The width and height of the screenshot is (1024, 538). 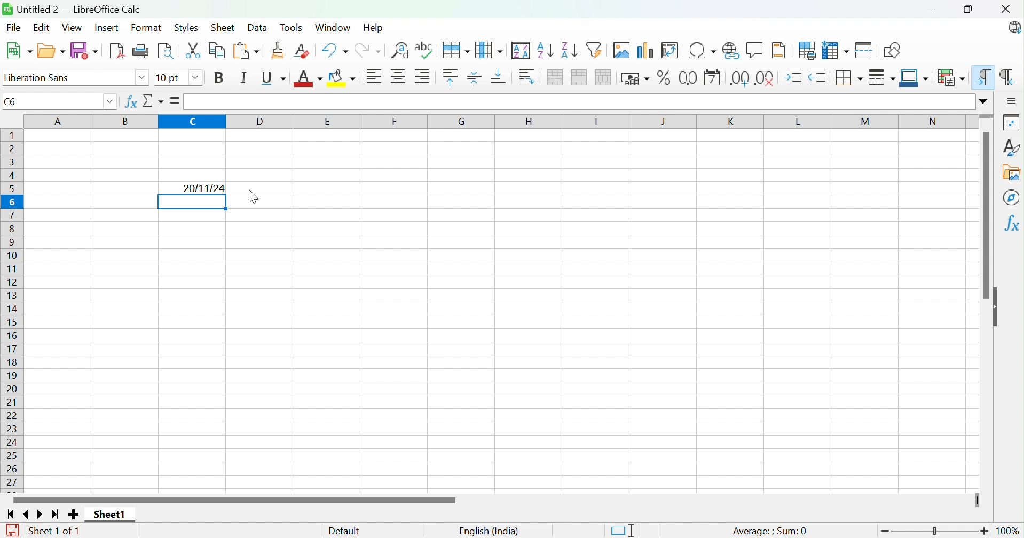 I want to click on Font color, so click(x=309, y=80).